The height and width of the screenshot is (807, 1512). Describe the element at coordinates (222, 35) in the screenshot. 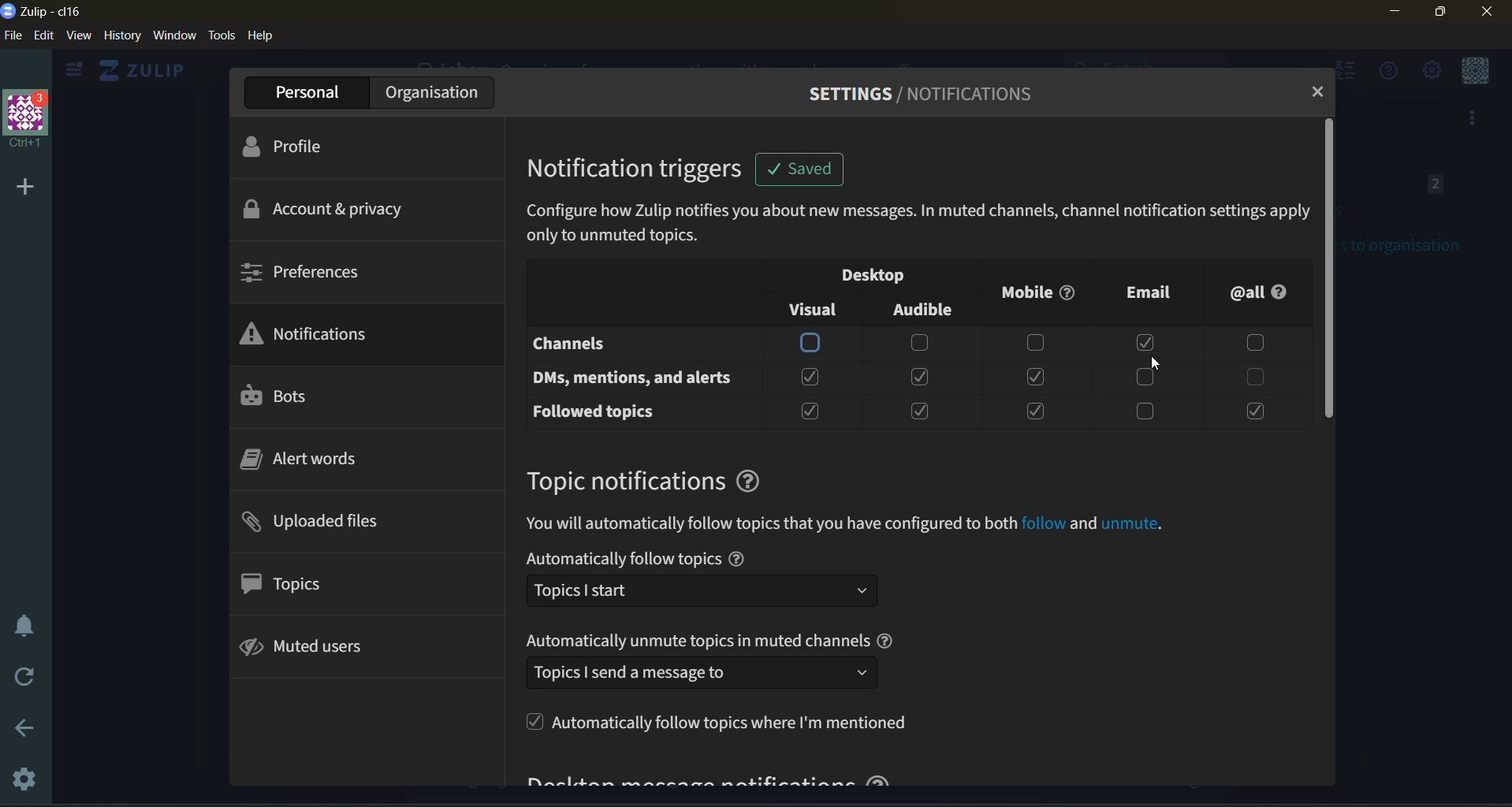

I see `tools` at that location.